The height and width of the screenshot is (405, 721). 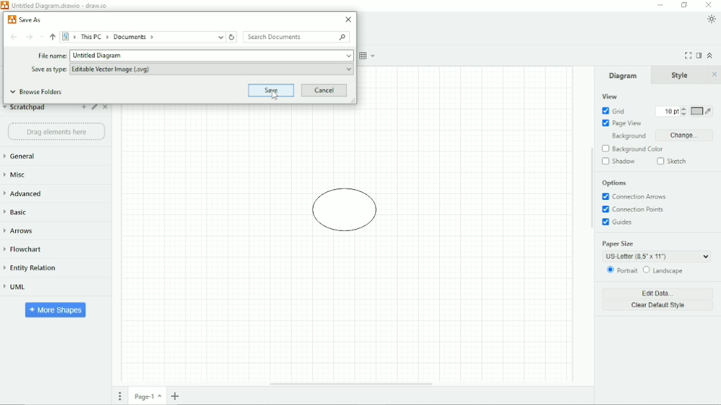 I want to click on Sketch, so click(x=674, y=162).